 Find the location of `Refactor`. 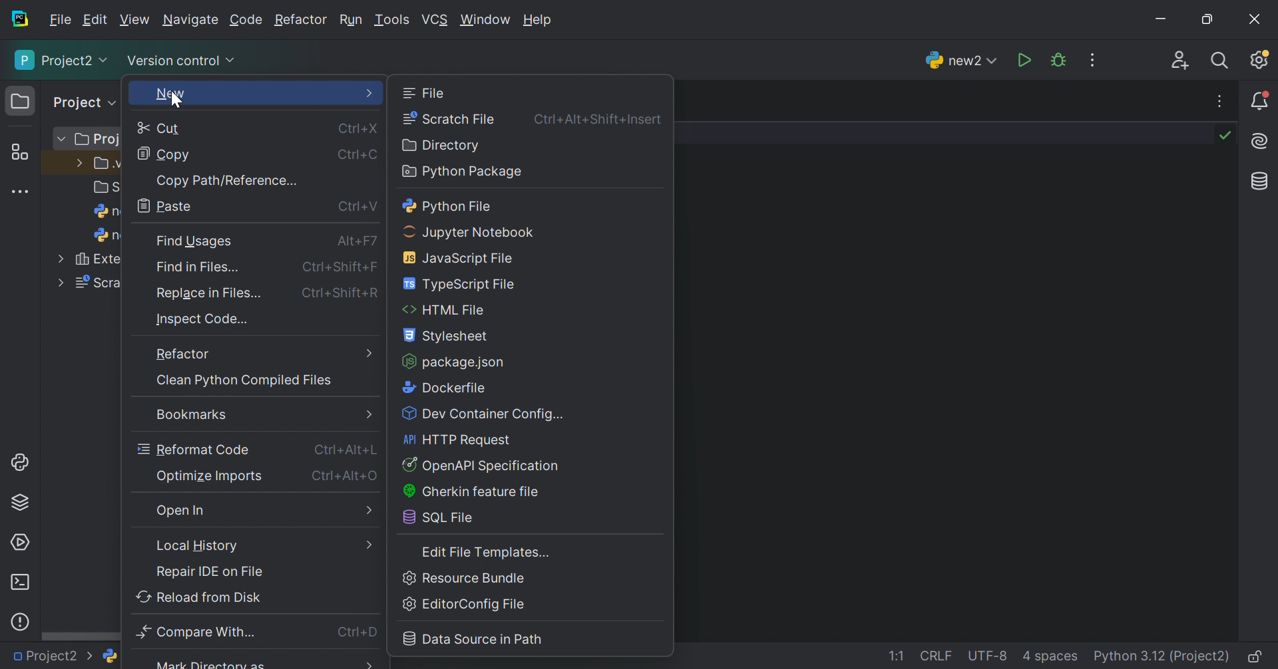

Refactor is located at coordinates (304, 19).